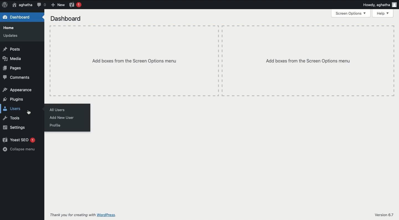 This screenshot has height=220, width=399. Describe the element at coordinates (75, 4) in the screenshot. I see `Yoast` at that location.